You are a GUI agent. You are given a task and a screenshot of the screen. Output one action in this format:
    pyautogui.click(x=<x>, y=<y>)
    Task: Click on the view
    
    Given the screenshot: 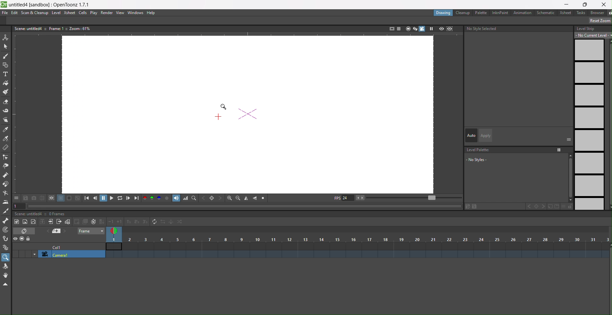 What is the action you would take?
    pyautogui.click(x=120, y=13)
    